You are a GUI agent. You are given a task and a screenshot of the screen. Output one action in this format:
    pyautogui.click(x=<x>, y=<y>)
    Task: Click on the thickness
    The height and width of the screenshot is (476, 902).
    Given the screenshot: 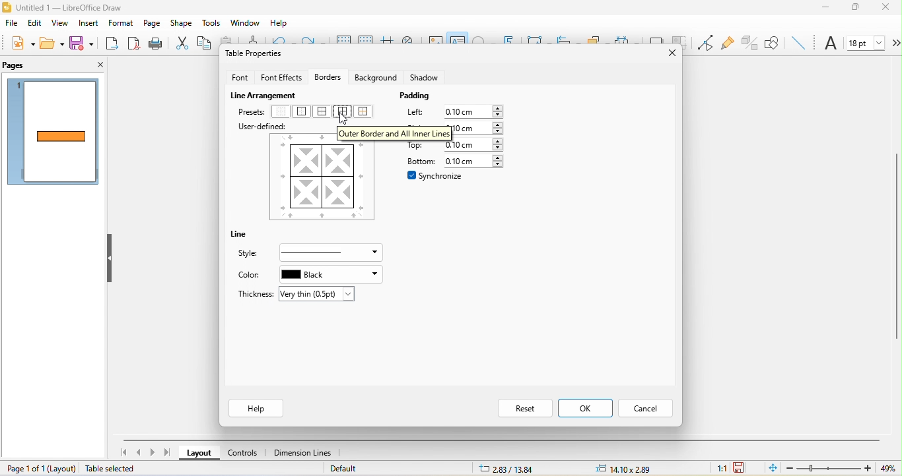 What is the action you would take?
    pyautogui.click(x=252, y=293)
    